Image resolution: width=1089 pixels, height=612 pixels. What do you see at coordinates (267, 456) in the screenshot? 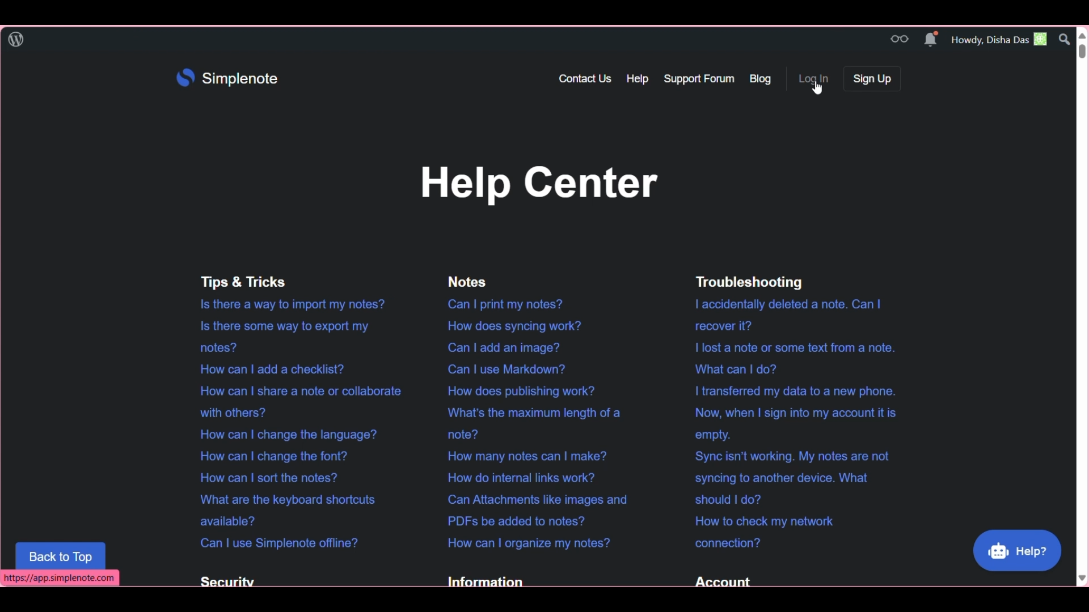
I see `How can | change the font?` at bounding box center [267, 456].